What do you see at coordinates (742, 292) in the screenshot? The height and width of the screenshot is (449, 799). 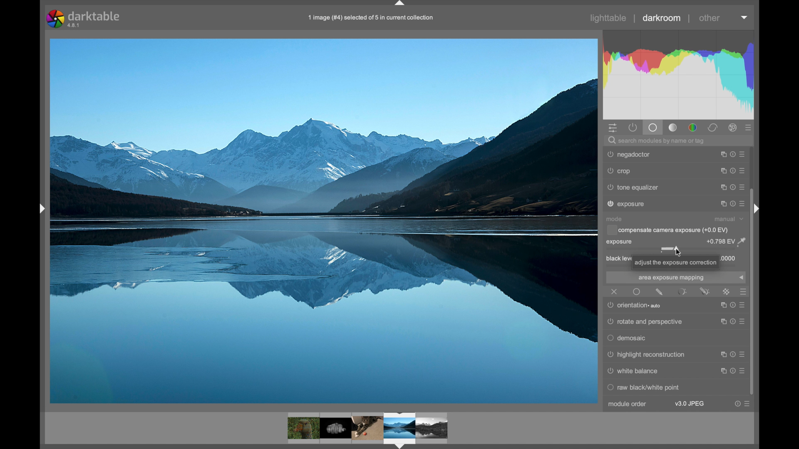 I see `presets` at bounding box center [742, 292].